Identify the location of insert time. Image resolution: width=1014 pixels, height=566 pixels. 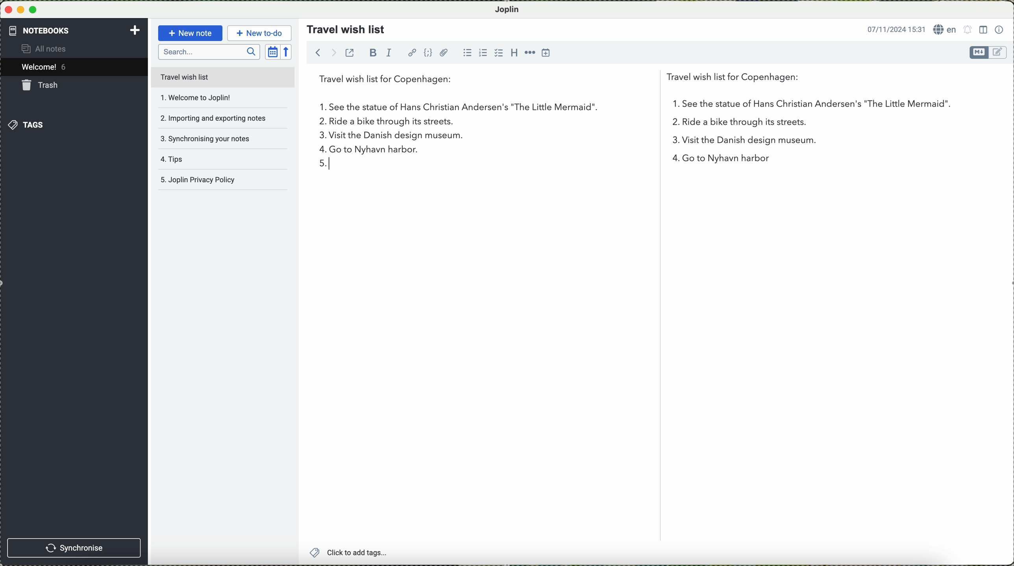
(547, 54).